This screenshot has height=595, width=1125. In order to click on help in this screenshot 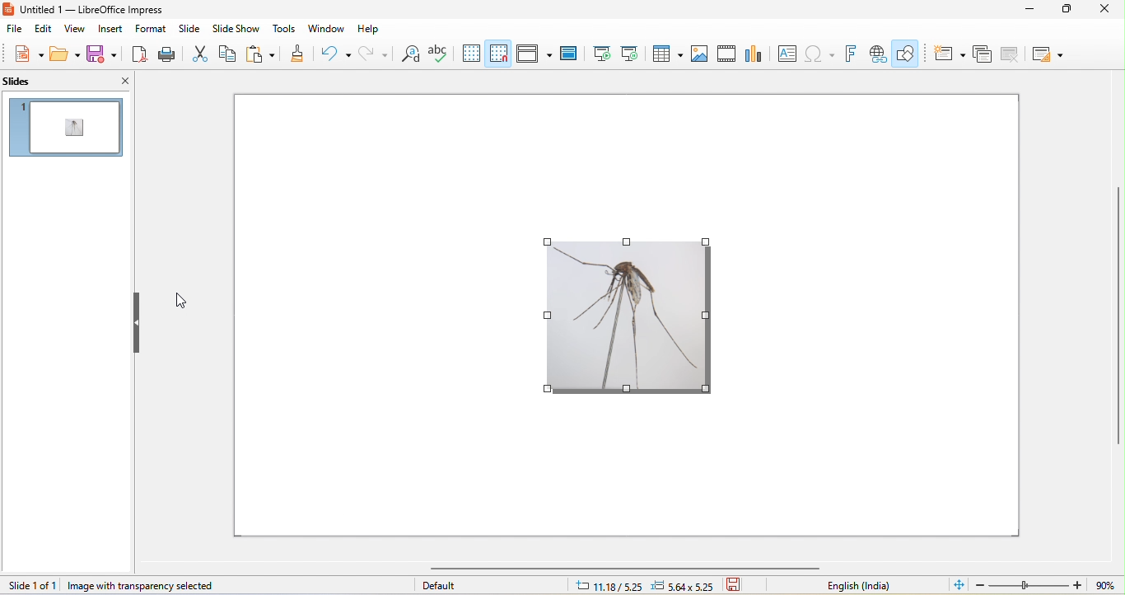, I will do `click(368, 29)`.